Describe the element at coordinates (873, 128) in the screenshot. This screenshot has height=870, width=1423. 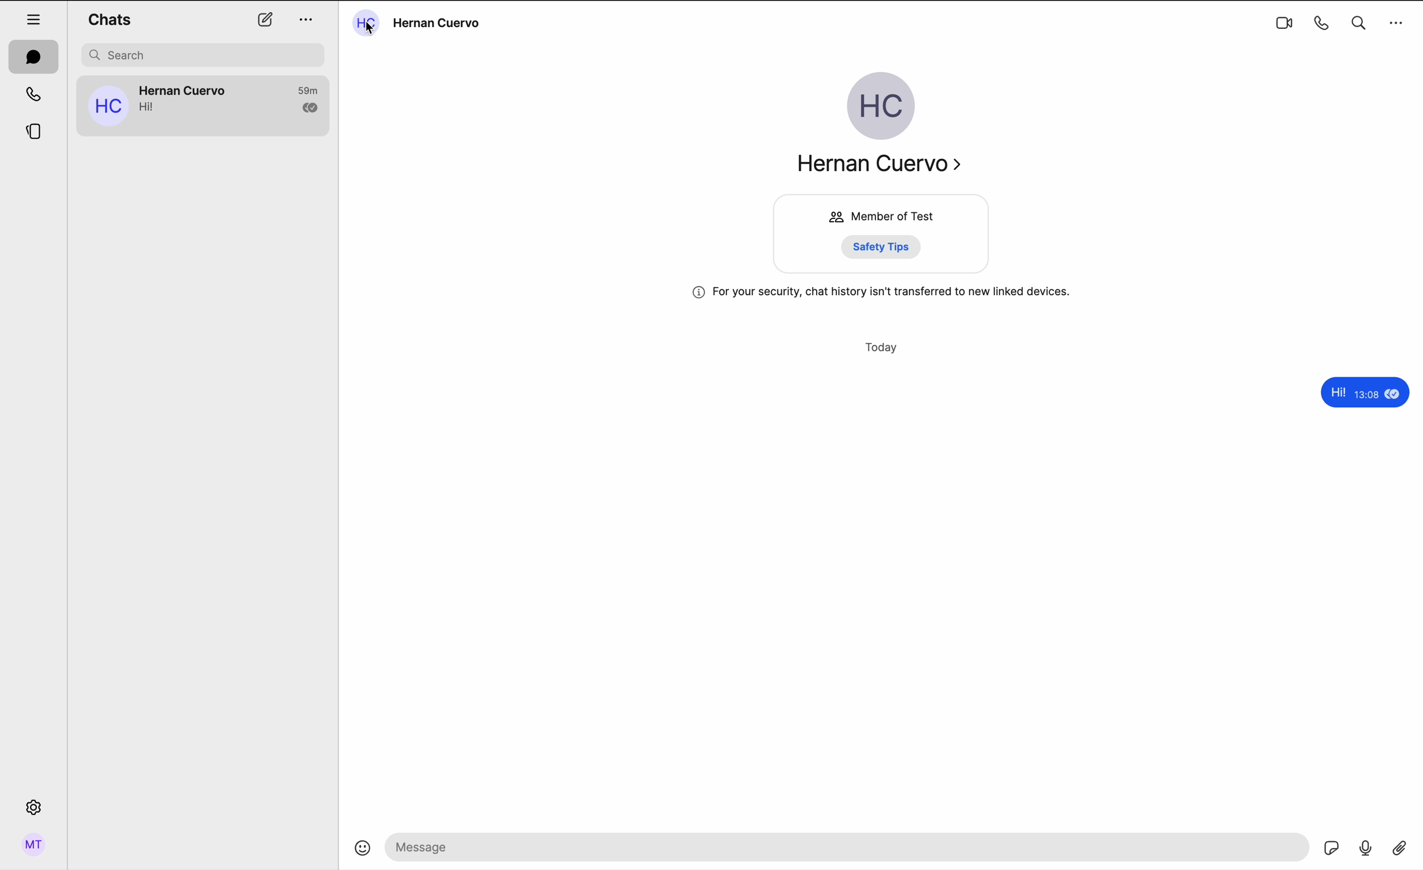
I see `Hernan Cuervo profile` at that location.